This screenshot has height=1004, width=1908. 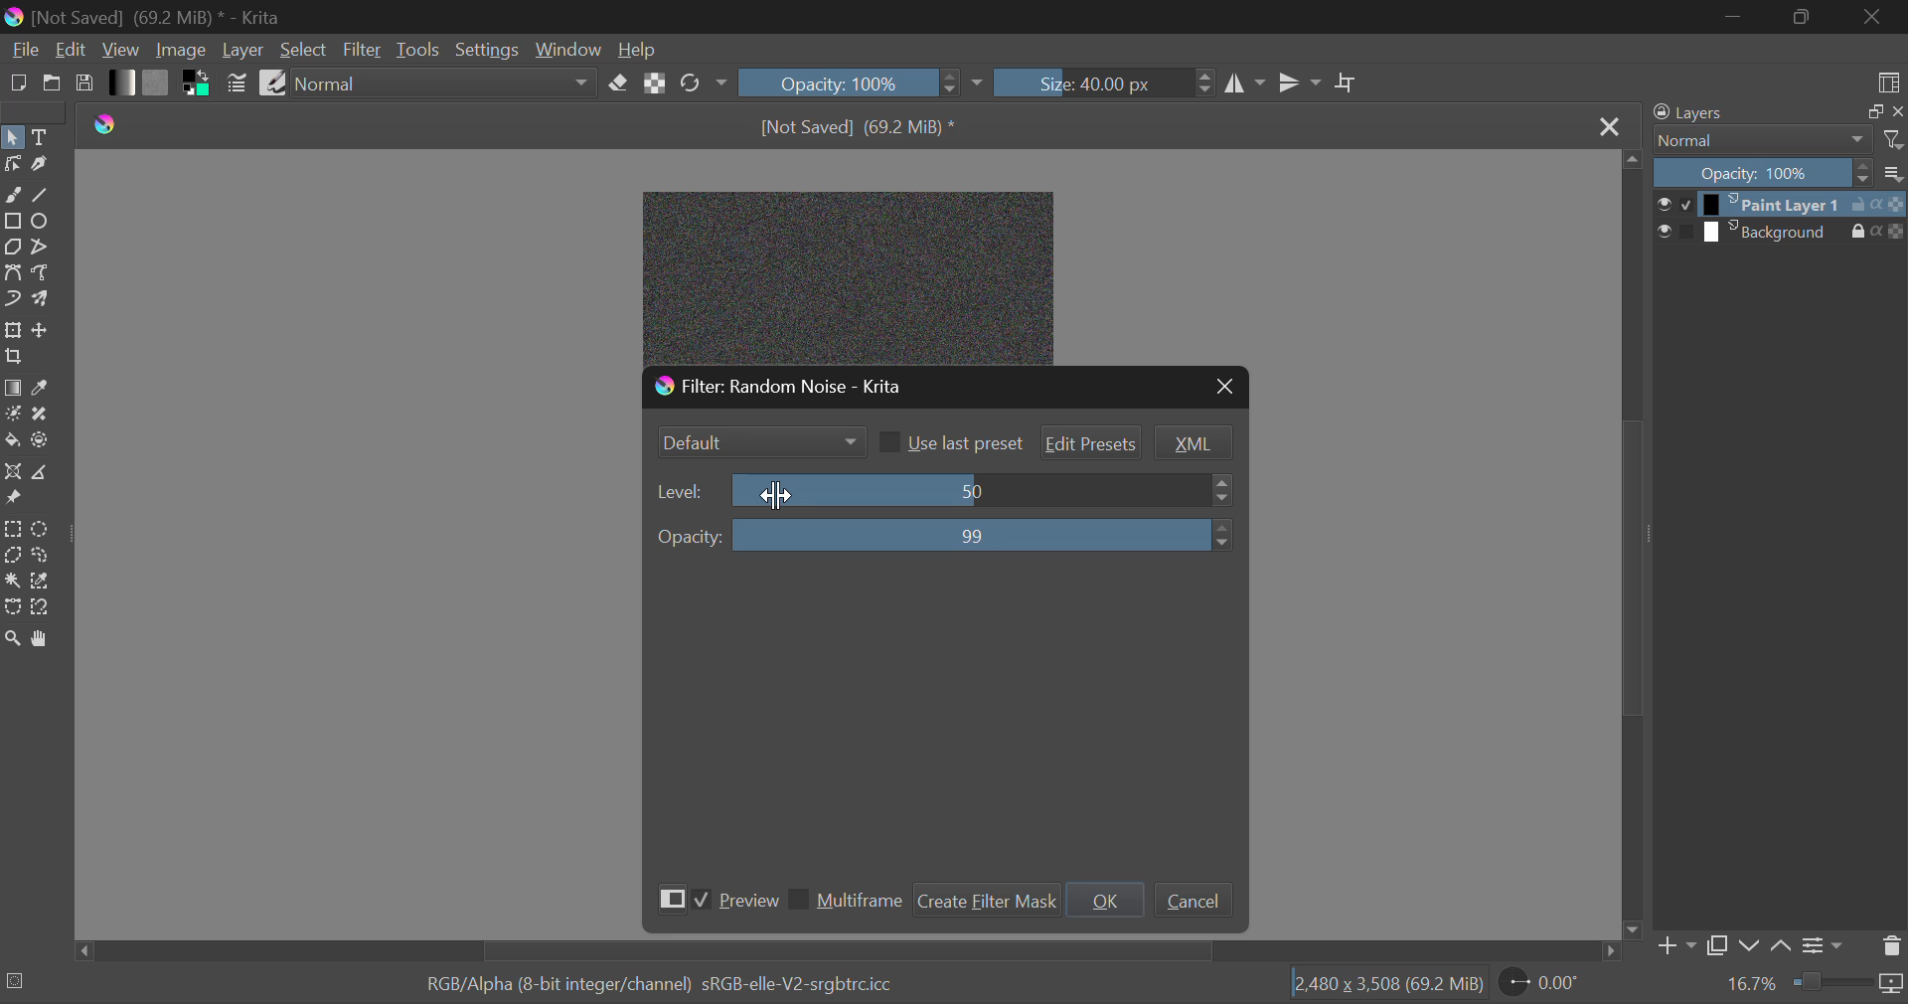 I want to click on Magnetic Selection, so click(x=46, y=607).